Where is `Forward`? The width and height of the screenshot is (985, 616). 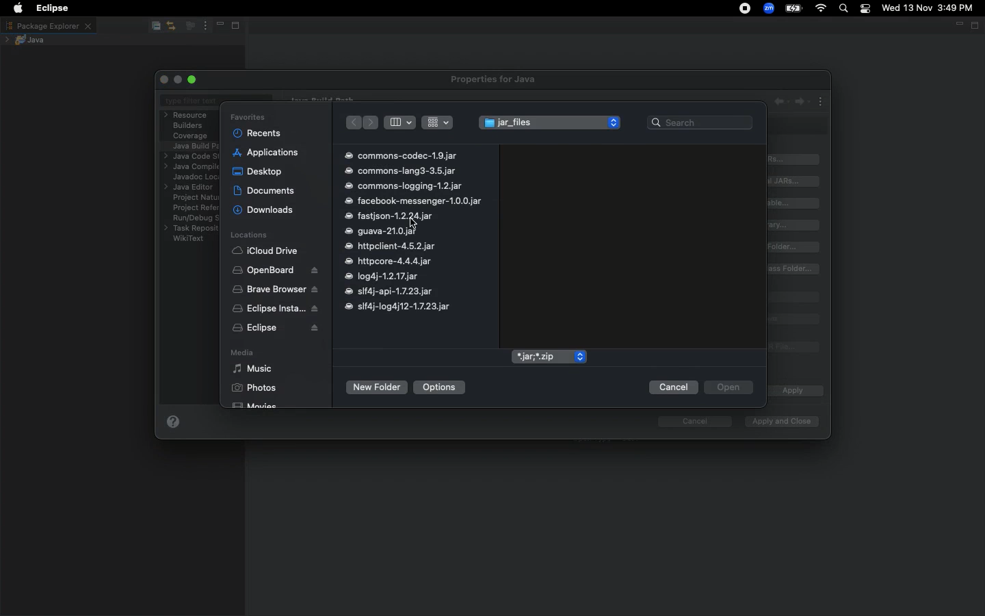
Forward is located at coordinates (372, 123).